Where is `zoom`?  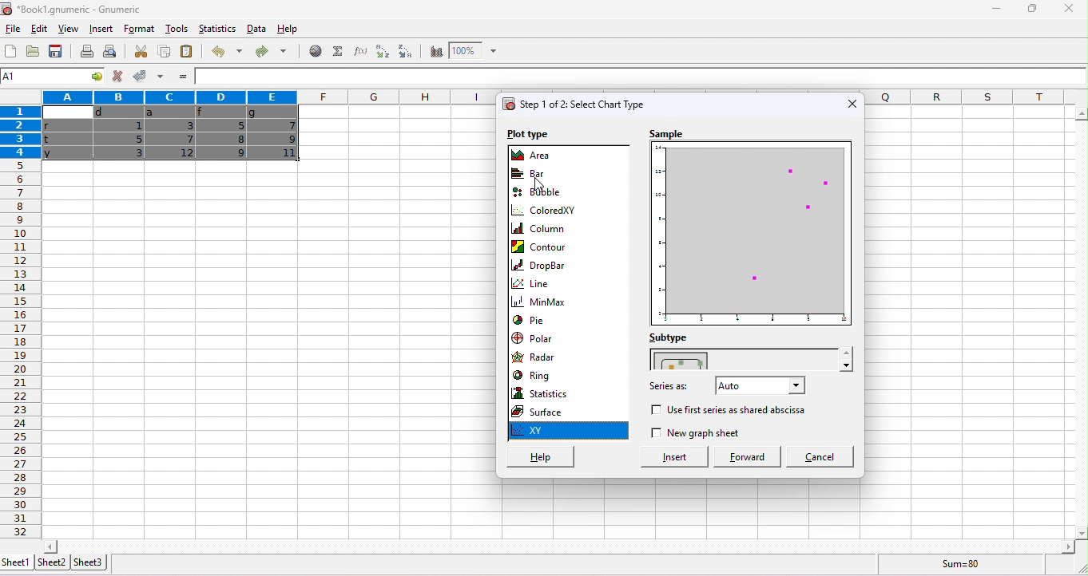
zoom is located at coordinates (474, 50).